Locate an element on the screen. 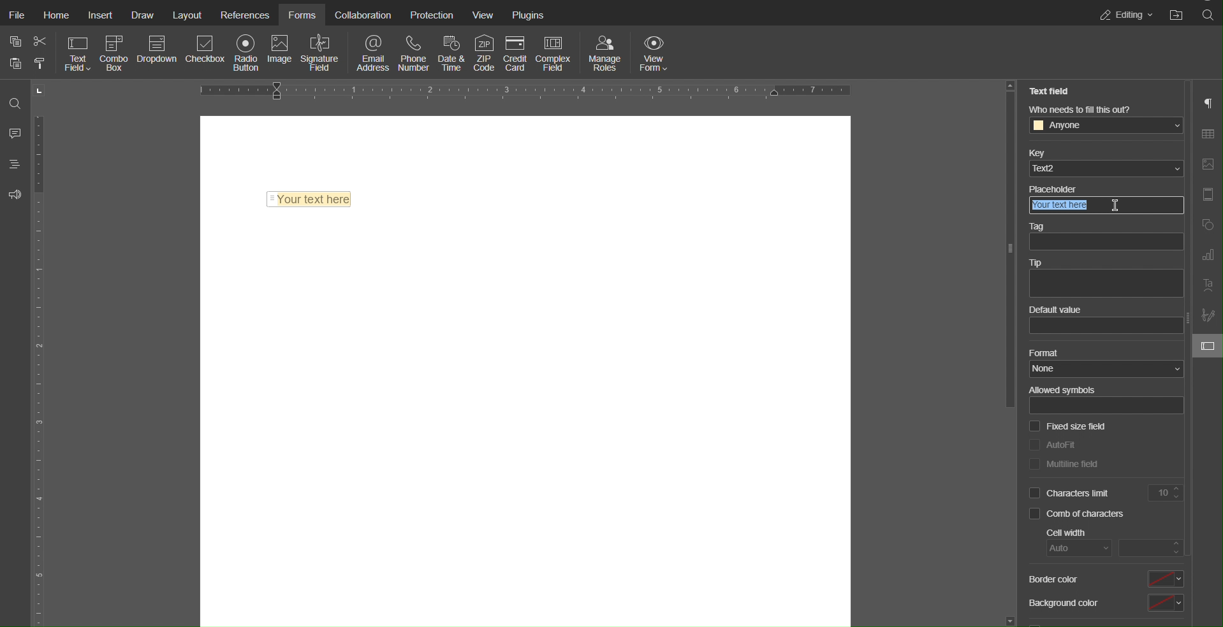  Feedback & Support is located at coordinates (16, 195).